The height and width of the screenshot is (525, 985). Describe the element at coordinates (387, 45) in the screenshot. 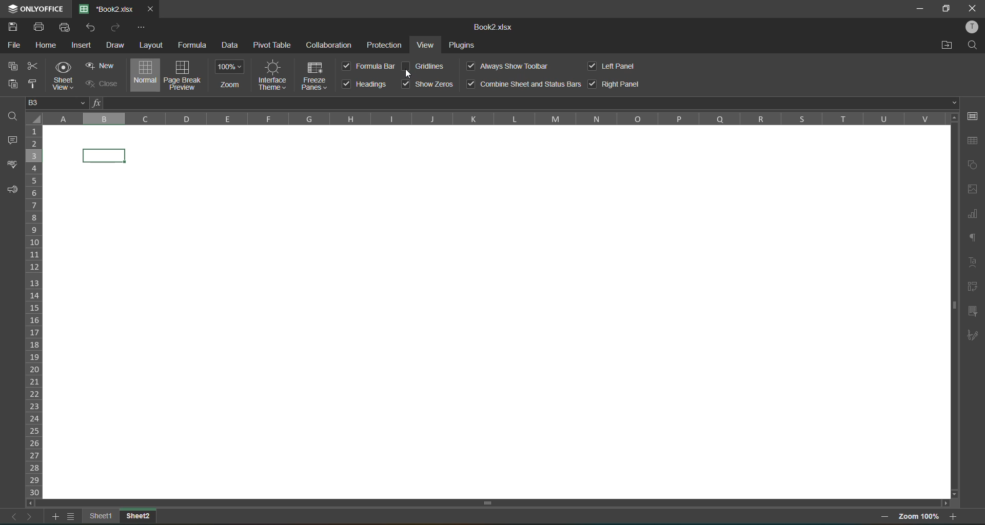

I see `protection` at that location.